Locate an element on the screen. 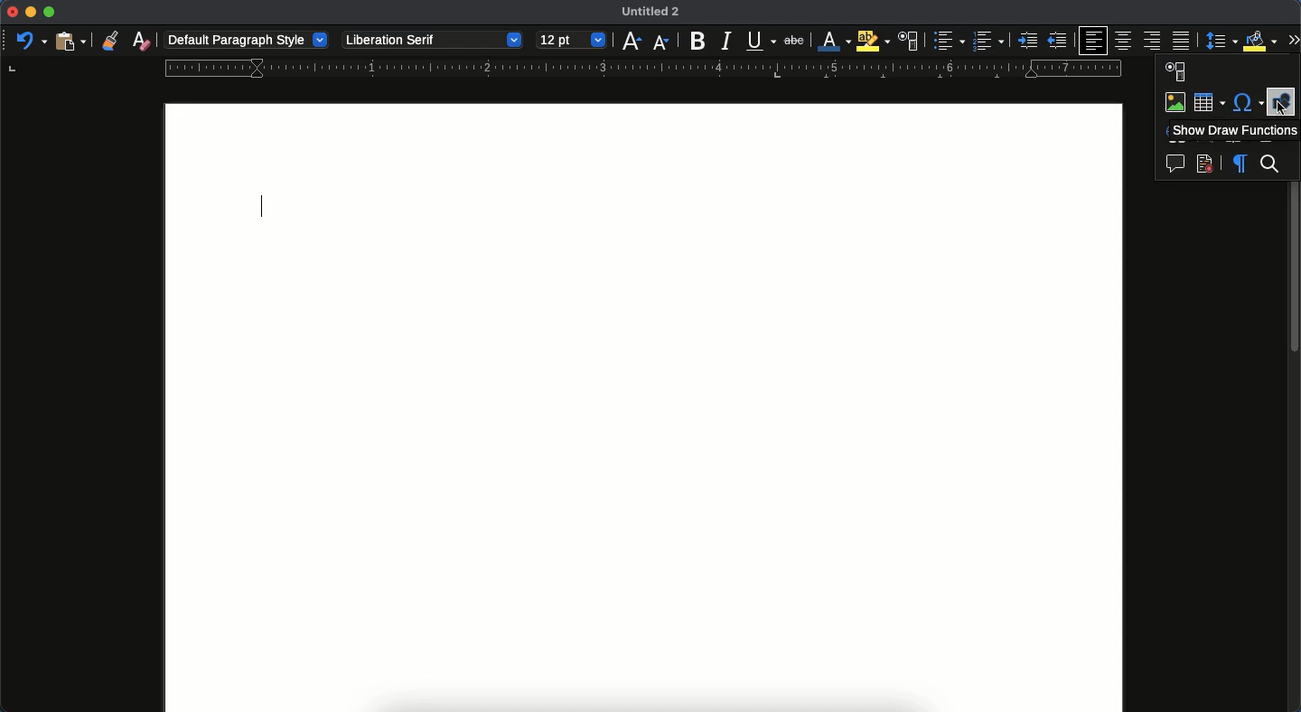 This screenshot has width=1301, height=712. bold is located at coordinates (697, 40).